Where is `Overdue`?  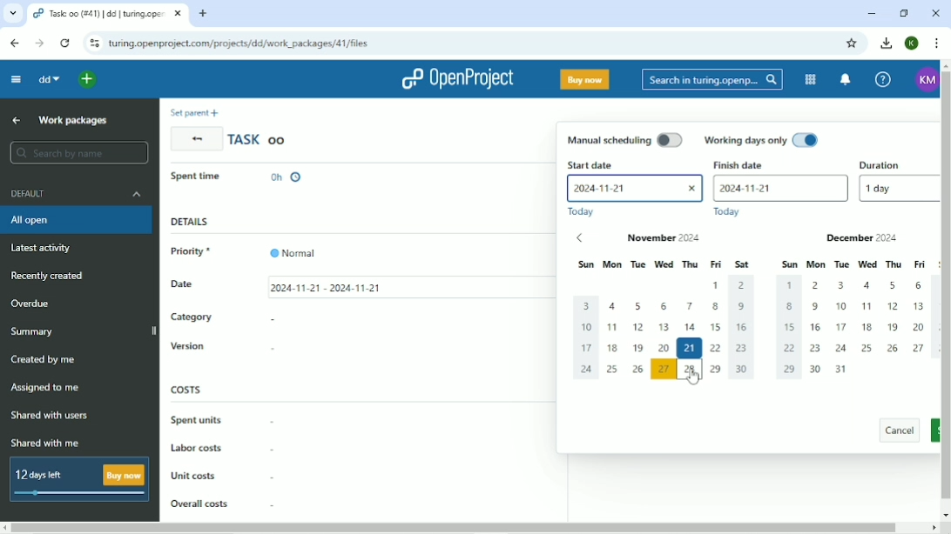 Overdue is located at coordinates (34, 303).